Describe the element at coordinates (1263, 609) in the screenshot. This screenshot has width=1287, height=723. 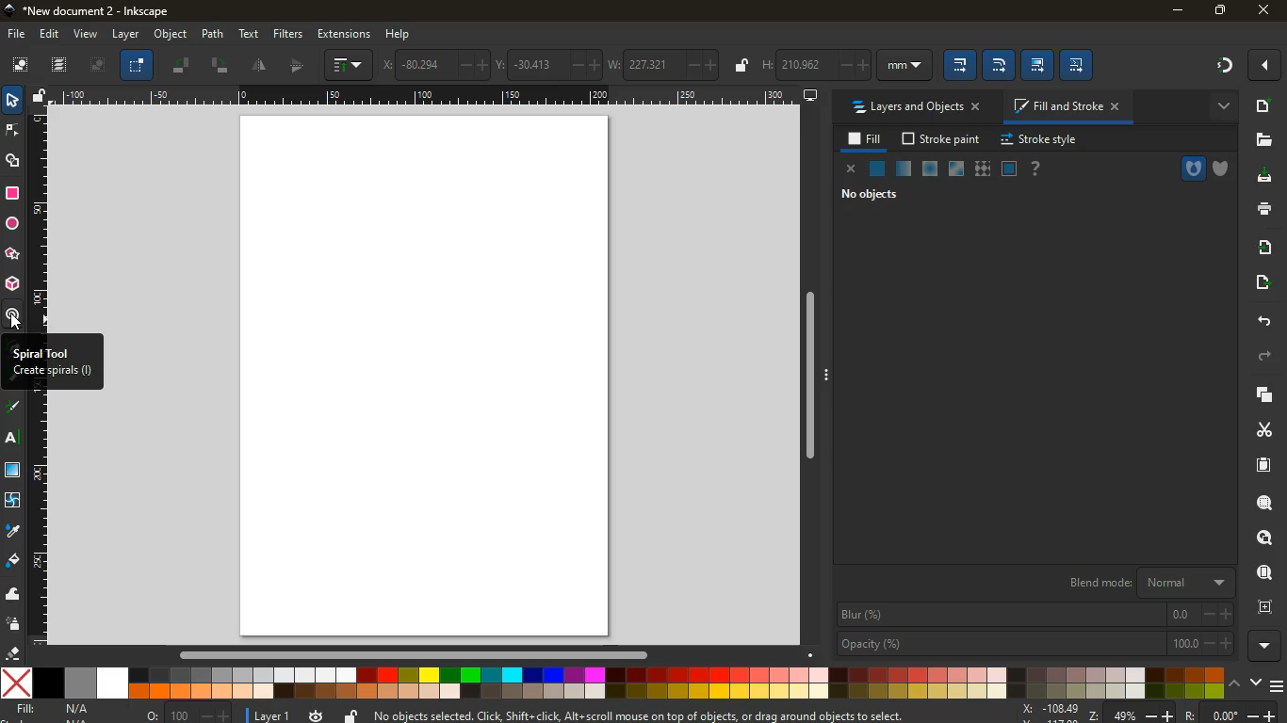
I see `frame` at that location.